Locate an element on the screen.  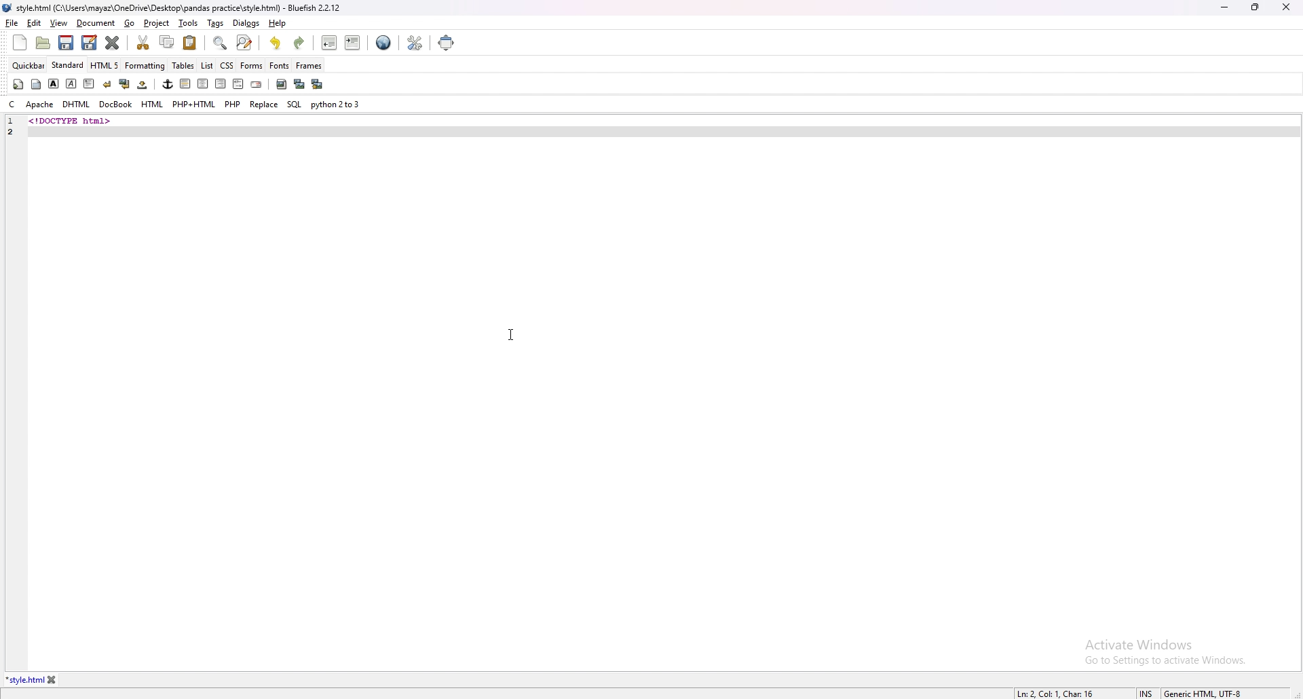
new is located at coordinates (20, 43).